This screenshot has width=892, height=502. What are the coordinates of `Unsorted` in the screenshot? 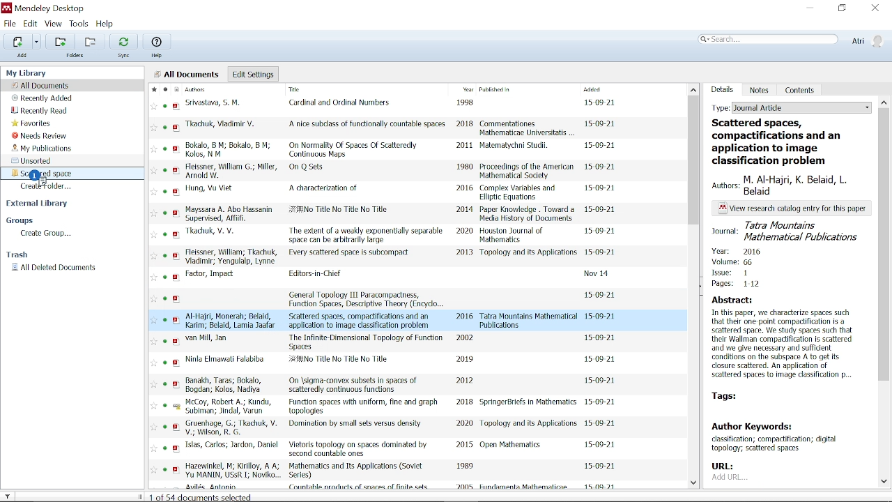 It's located at (35, 160).